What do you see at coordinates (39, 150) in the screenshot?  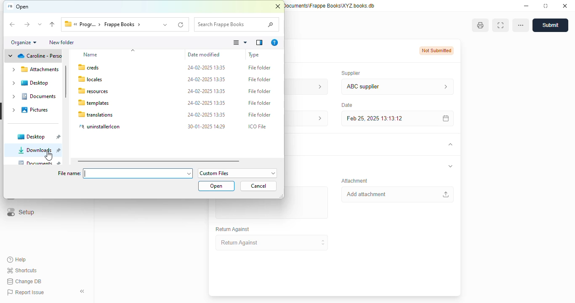 I see `downloads` at bounding box center [39, 150].